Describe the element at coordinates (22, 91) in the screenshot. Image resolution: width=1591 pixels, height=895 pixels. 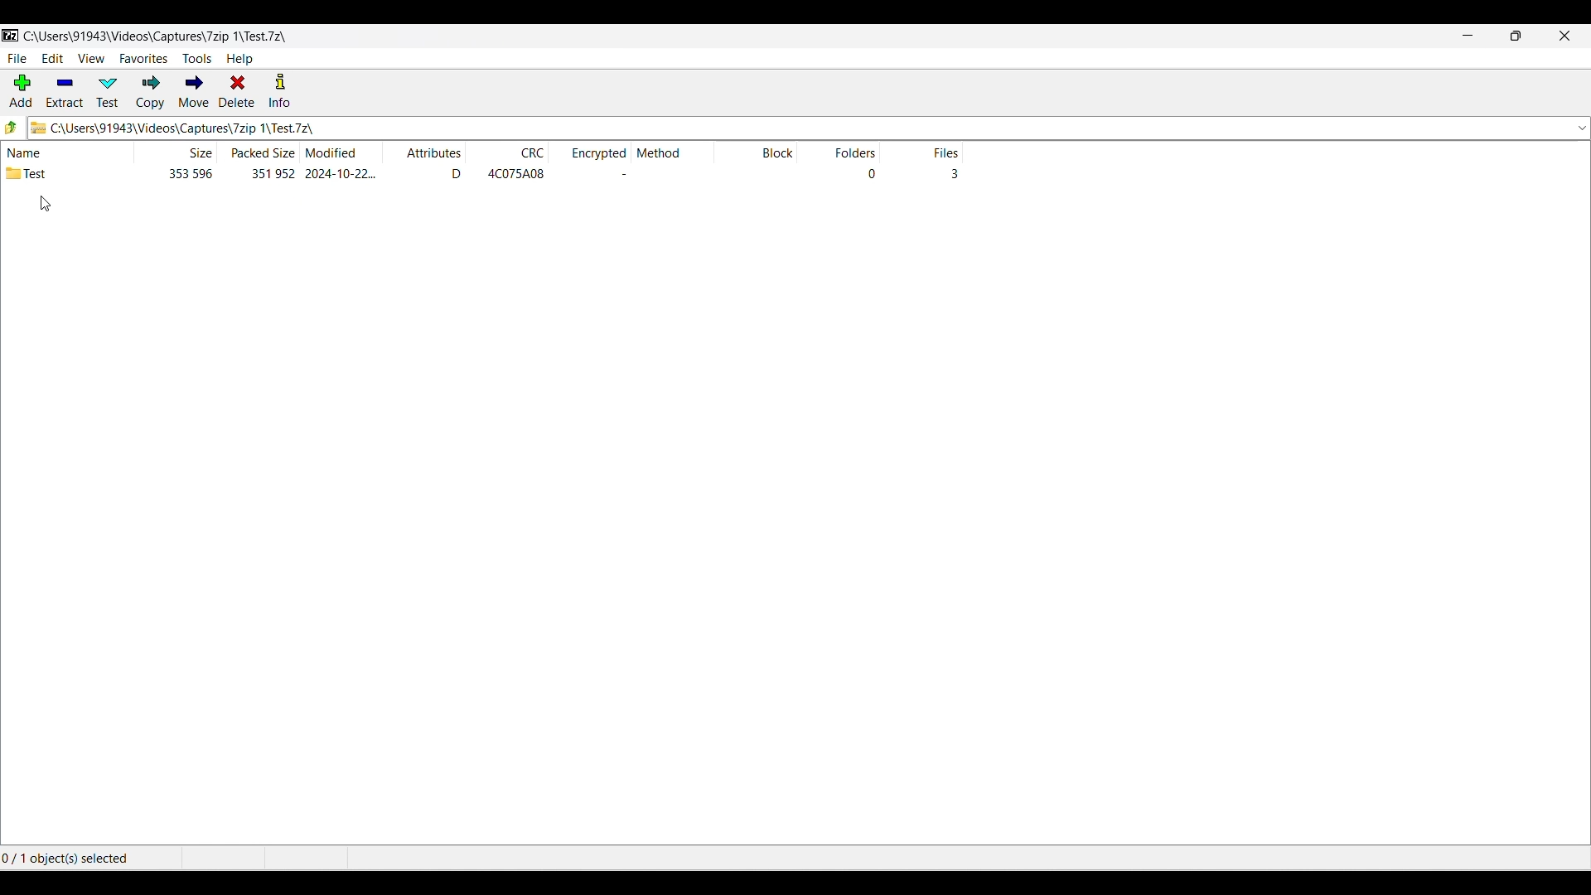
I see `Add` at that location.